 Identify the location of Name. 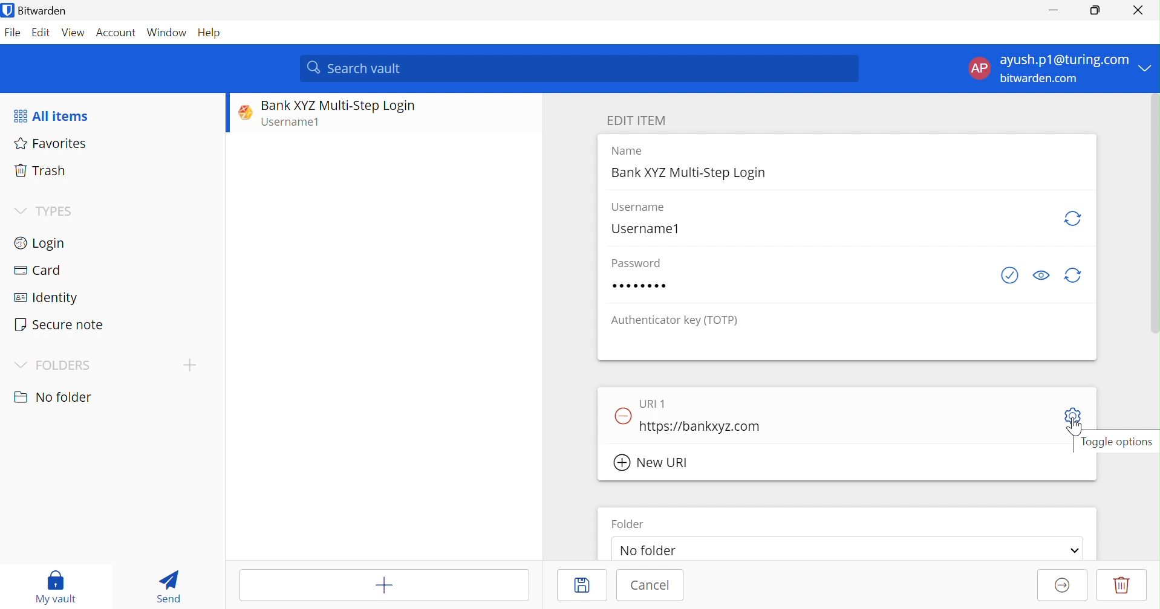
(630, 151).